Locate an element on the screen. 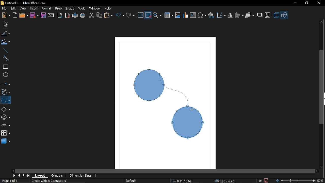  3d effects is located at coordinates (277, 15).